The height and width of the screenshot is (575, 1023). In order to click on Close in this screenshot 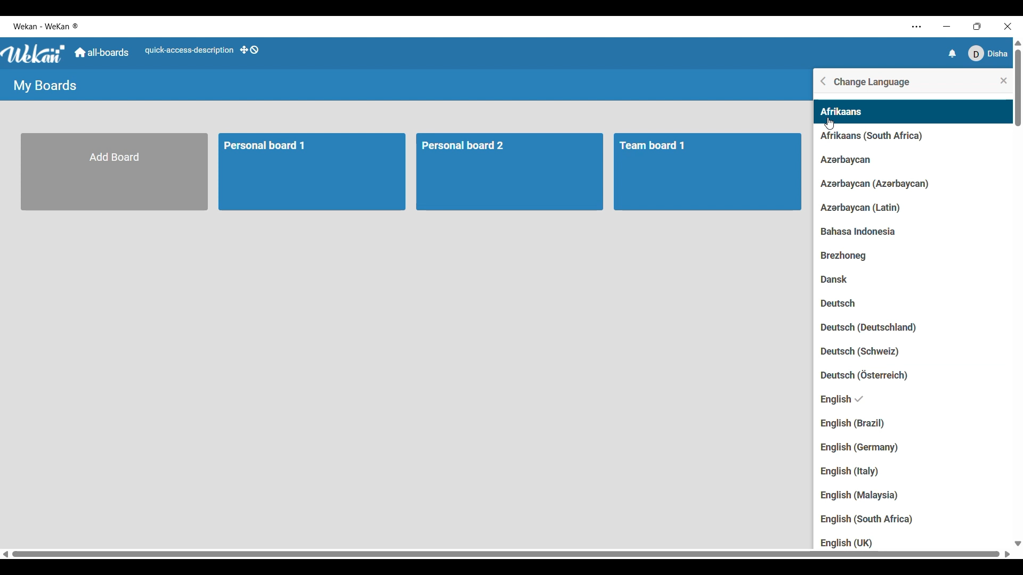, I will do `click(1007, 25)`.